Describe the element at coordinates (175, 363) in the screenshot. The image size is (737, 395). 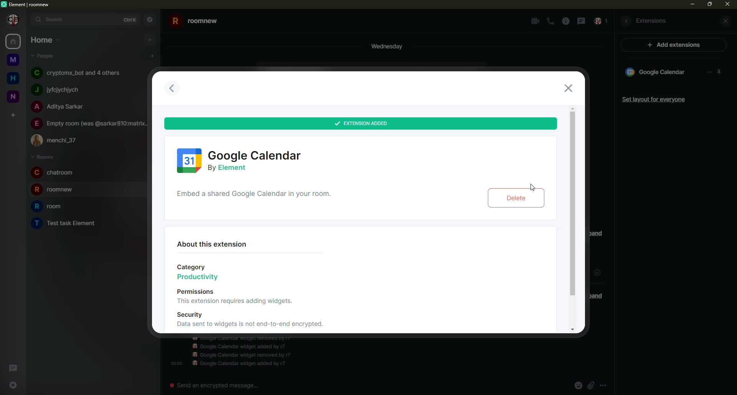
I see `time` at that location.